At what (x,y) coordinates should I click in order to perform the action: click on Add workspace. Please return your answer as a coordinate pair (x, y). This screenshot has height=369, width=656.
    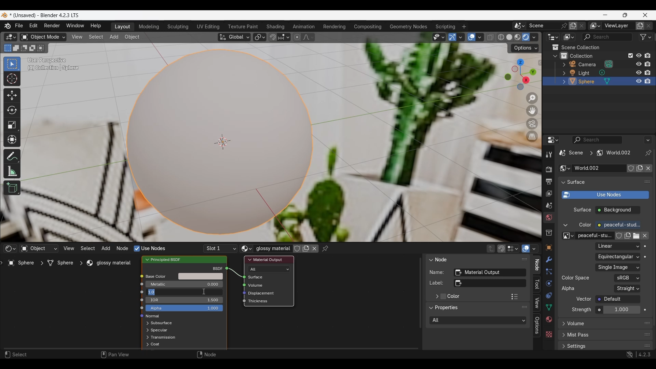
    Looking at the image, I should click on (464, 26).